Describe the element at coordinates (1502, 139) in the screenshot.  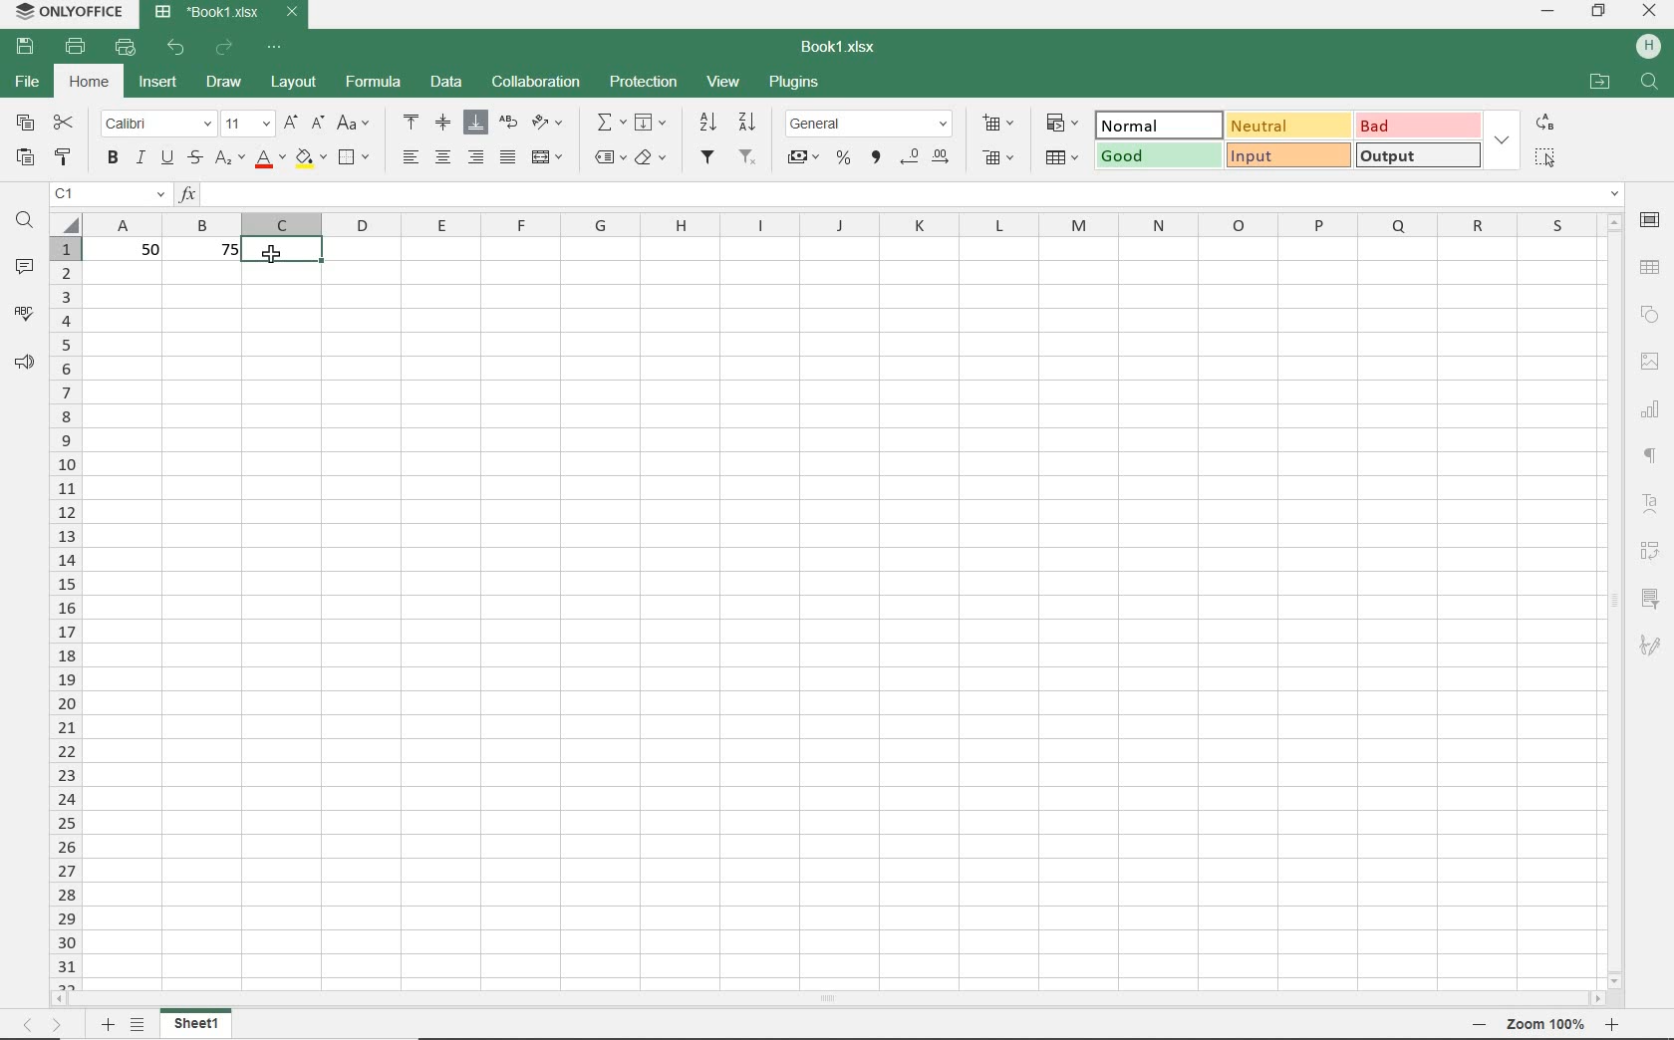
I see `expand` at that location.